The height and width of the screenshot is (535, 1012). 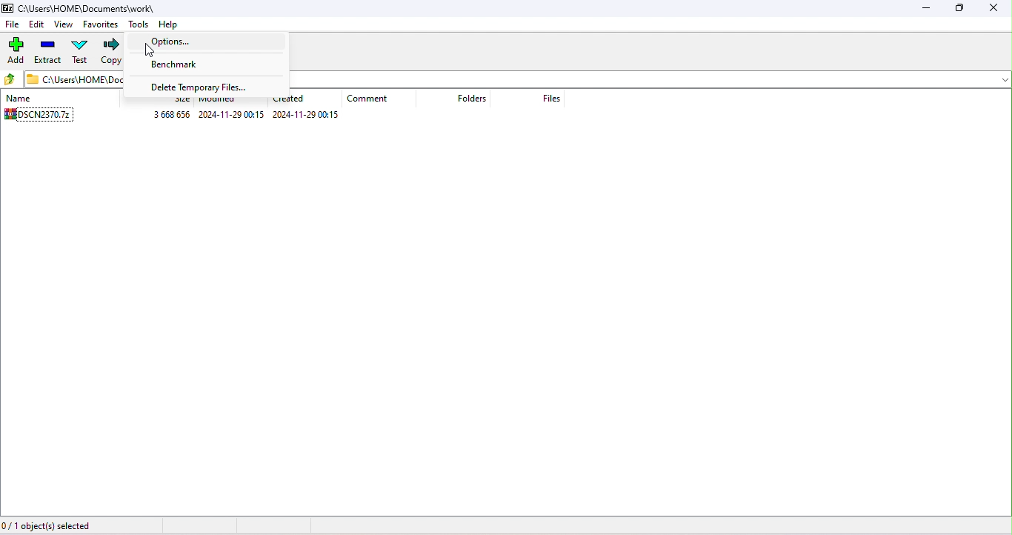 I want to click on delete temporary files, so click(x=197, y=86).